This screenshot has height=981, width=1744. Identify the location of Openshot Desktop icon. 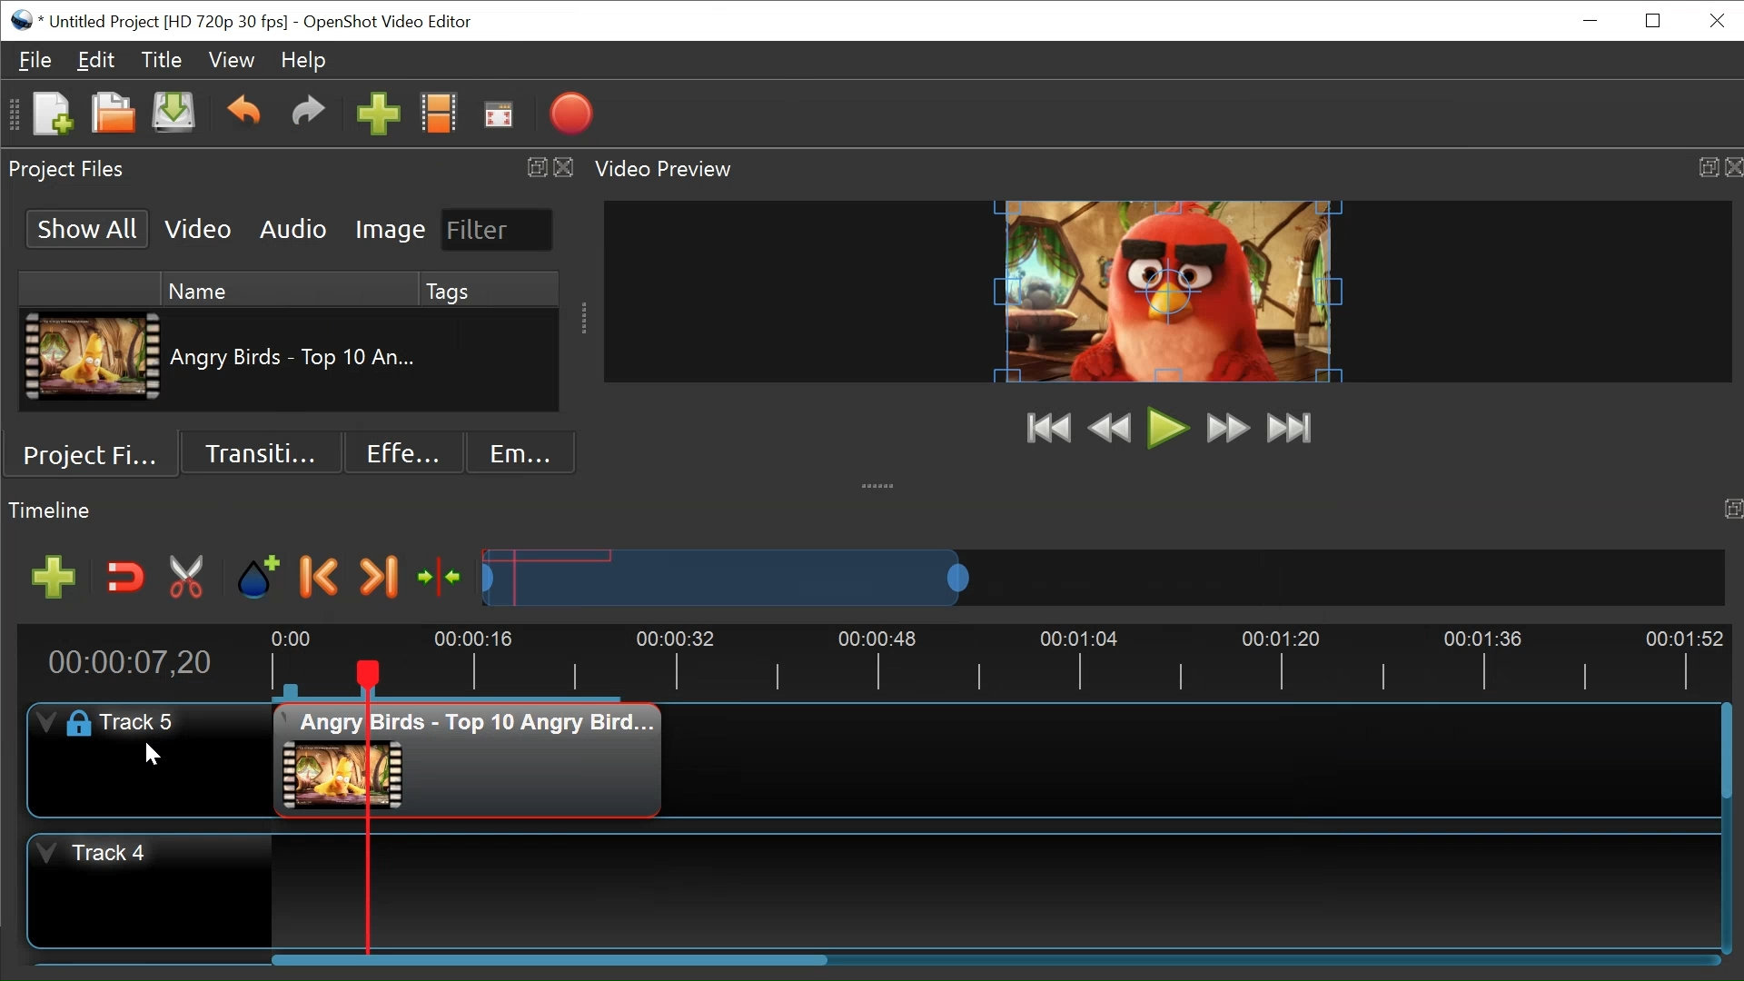
(23, 20).